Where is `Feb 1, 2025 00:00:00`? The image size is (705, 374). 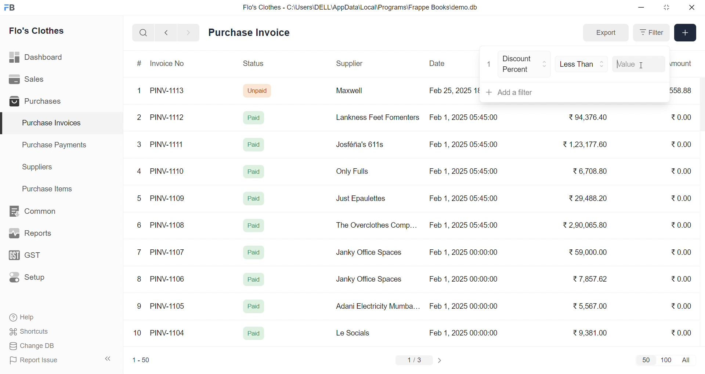
Feb 1, 2025 00:00:00 is located at coordinates (463, 253).